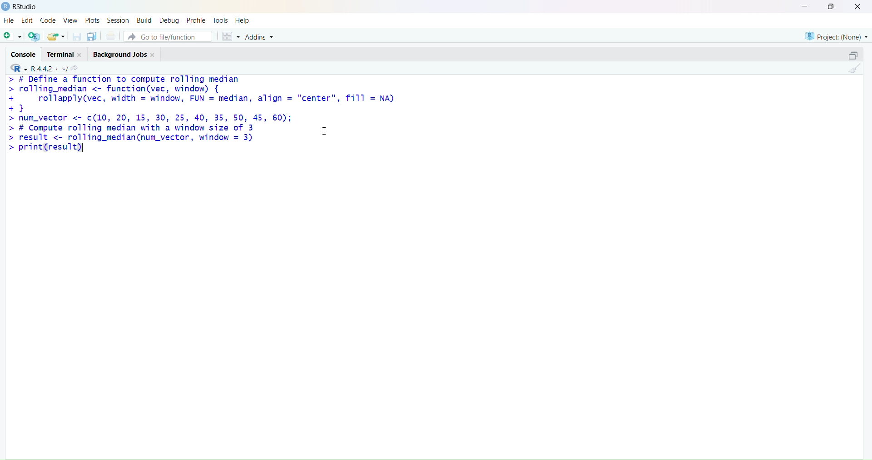 This screenshot has height=460, width=872. Describe the element at coordinates (35, 37) in the screenshot. I see `add R file` at that location.